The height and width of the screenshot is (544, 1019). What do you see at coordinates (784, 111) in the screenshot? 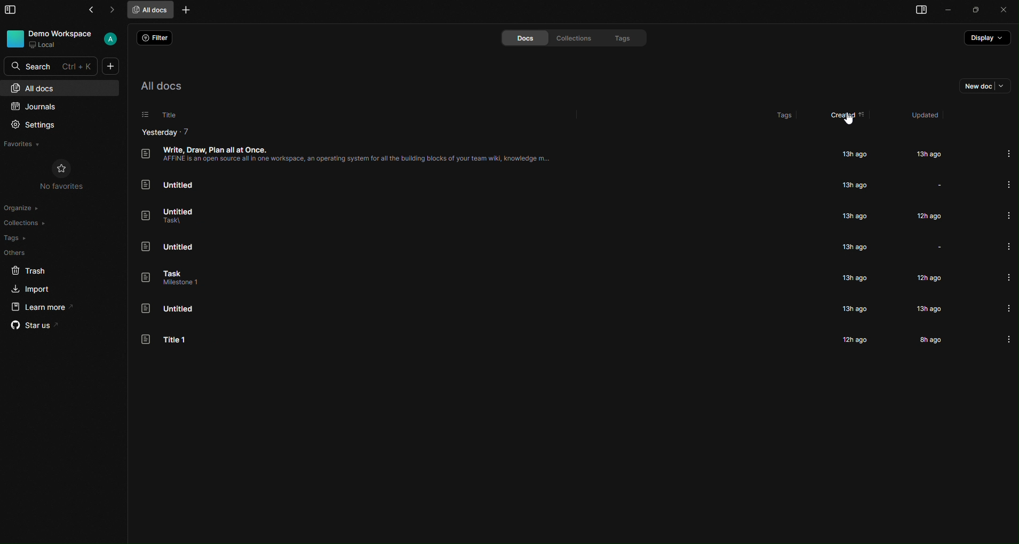
I see `tags` at bounding box center [784, 111].